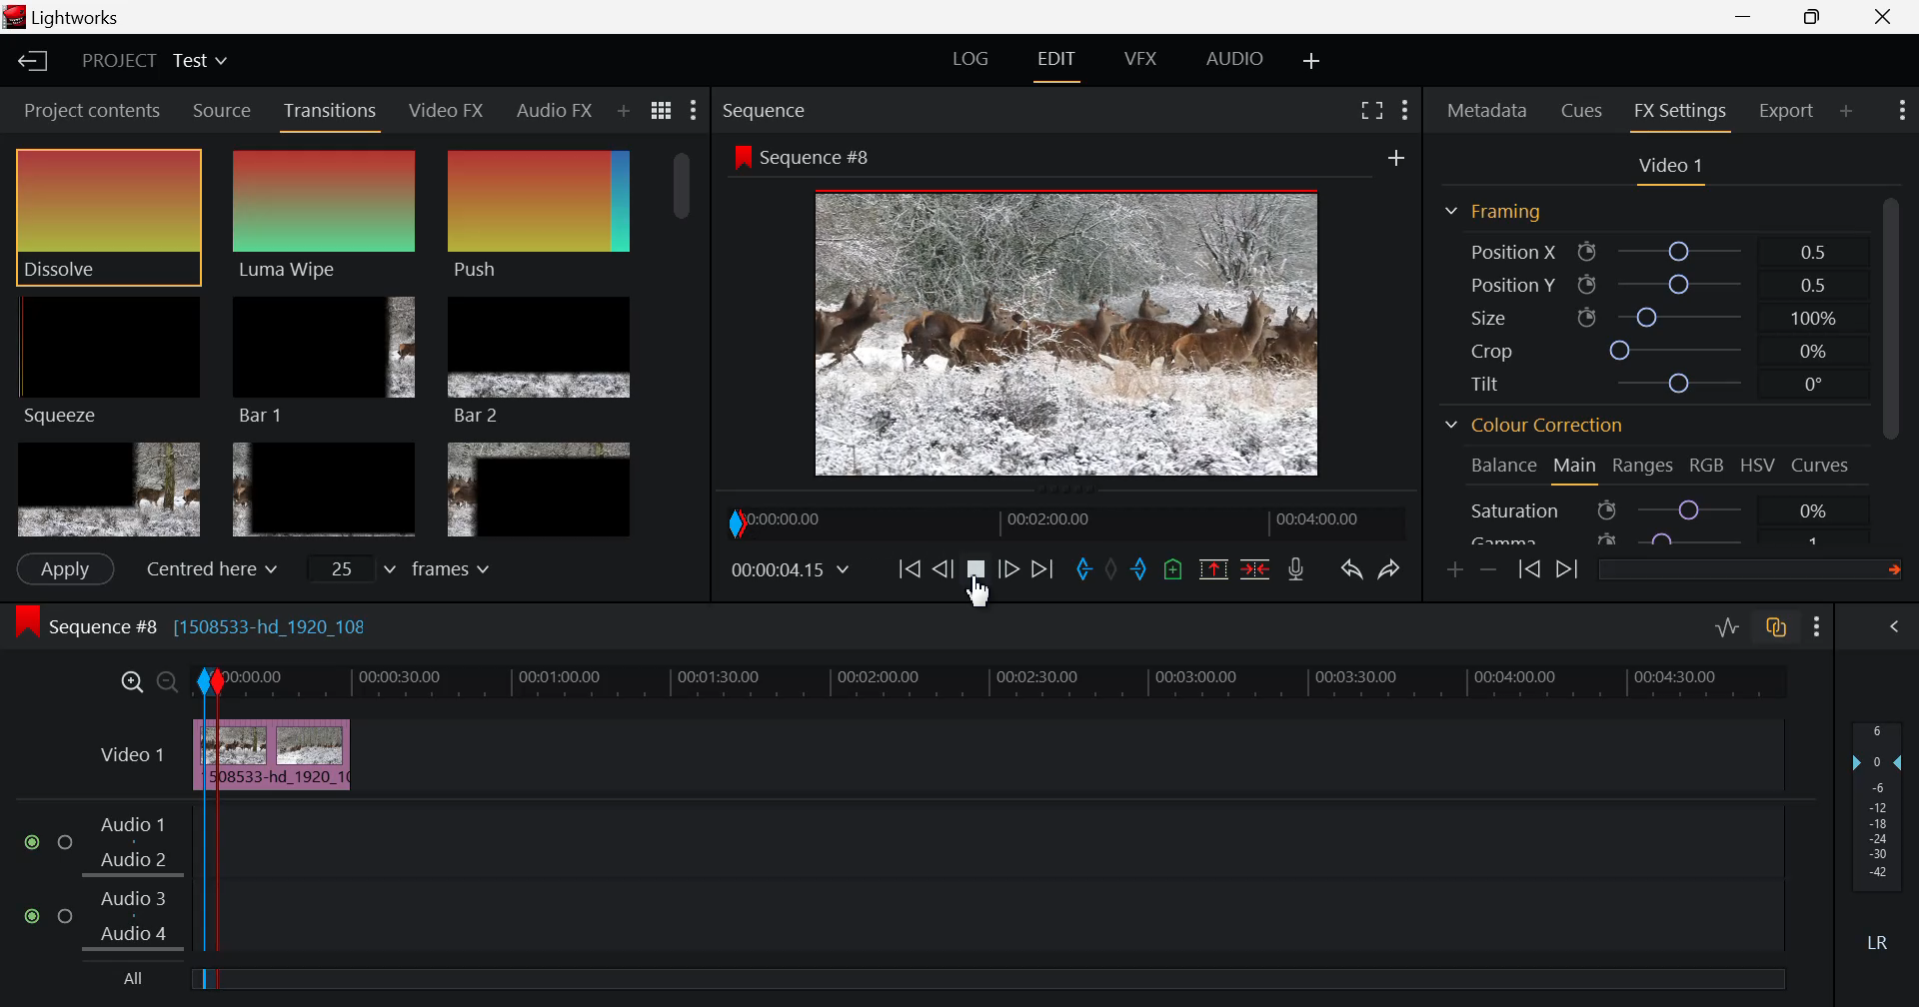  Describe the element at coordinates (328, 215) in the screenshot. I see `Luma Wipe` at that location.